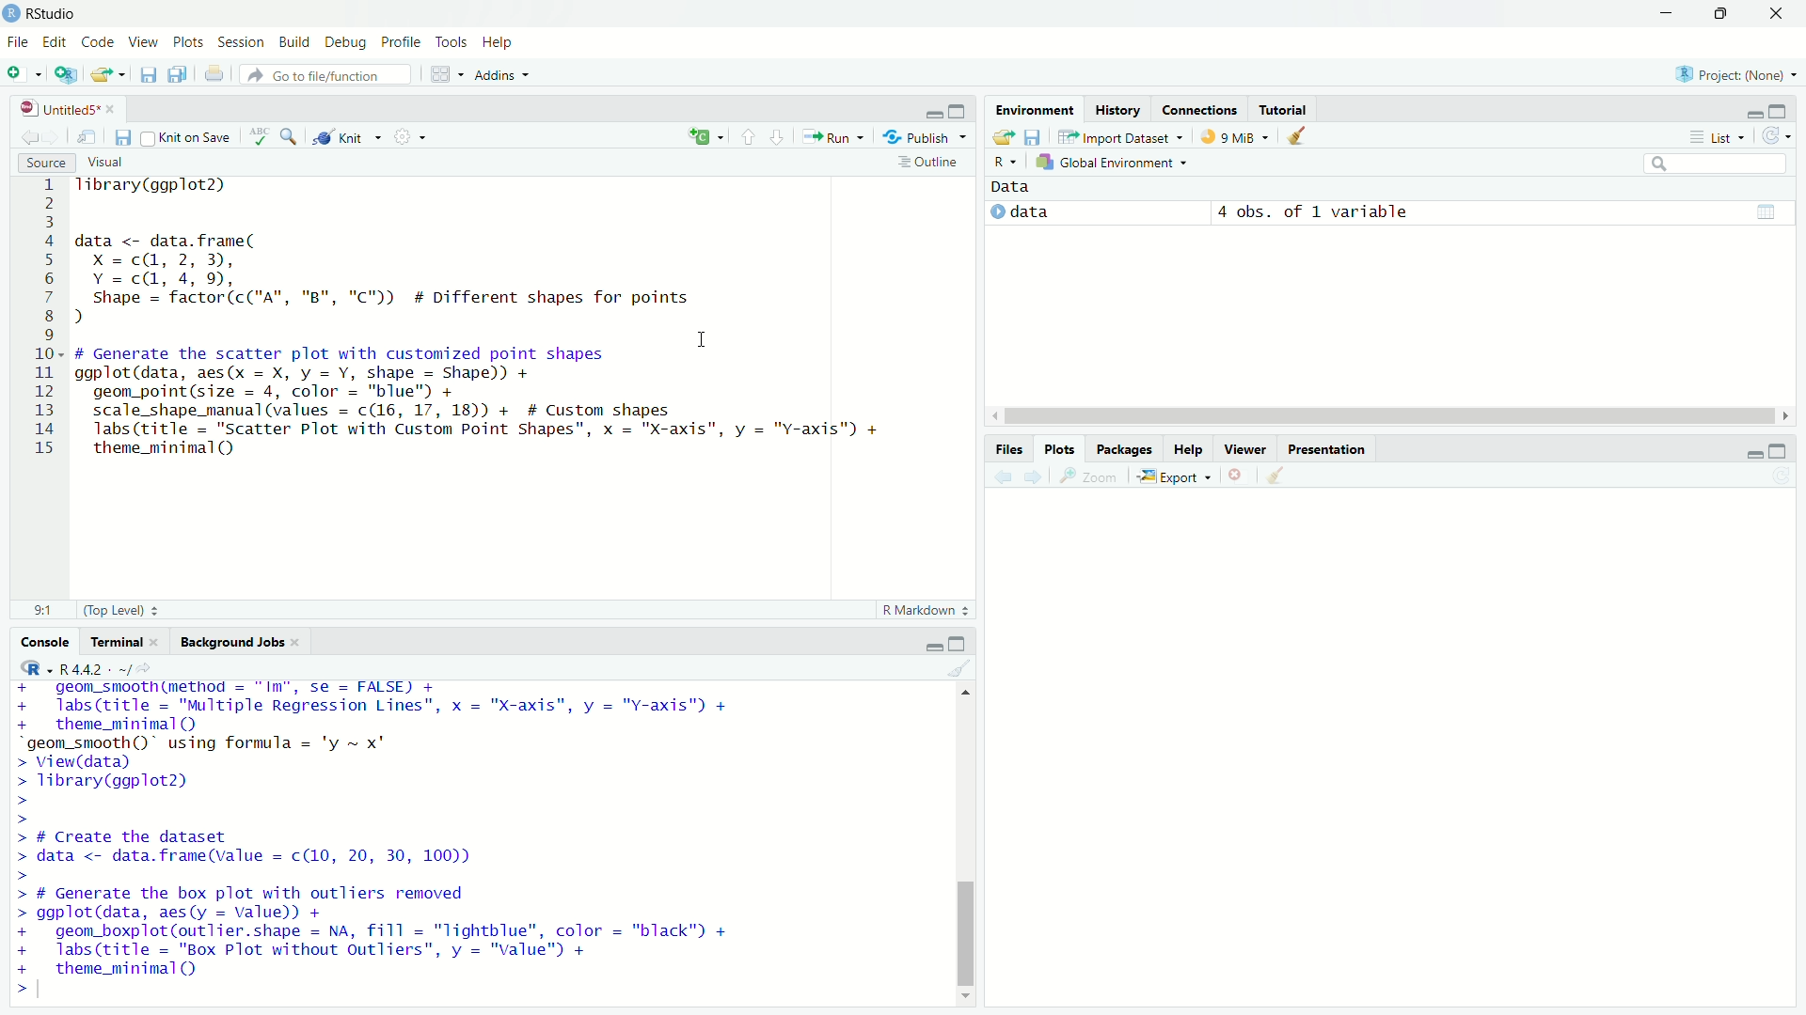 The height and width of the screenshot is (1015, 1806). What do you see at coordinates (67, 73) in the screenshot?
I see `Create a project` at bounding box center [67, 73].